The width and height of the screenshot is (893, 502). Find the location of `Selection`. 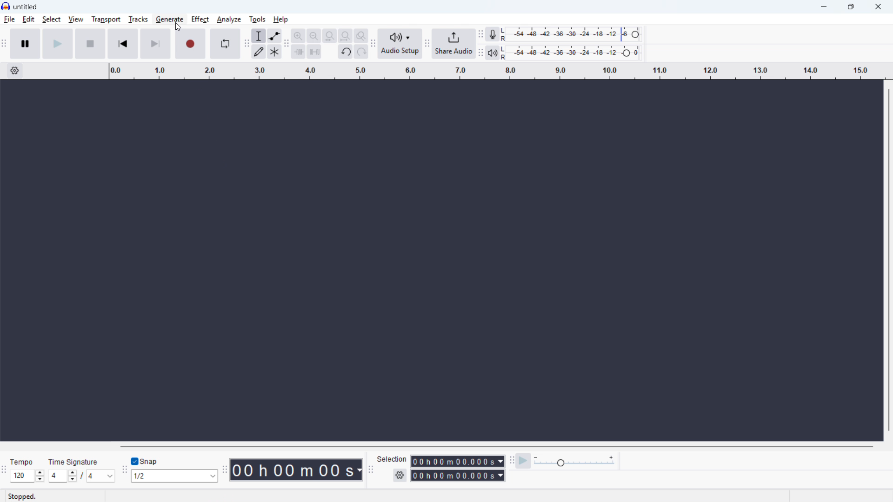

Selection is located at coordinates (393, 460).